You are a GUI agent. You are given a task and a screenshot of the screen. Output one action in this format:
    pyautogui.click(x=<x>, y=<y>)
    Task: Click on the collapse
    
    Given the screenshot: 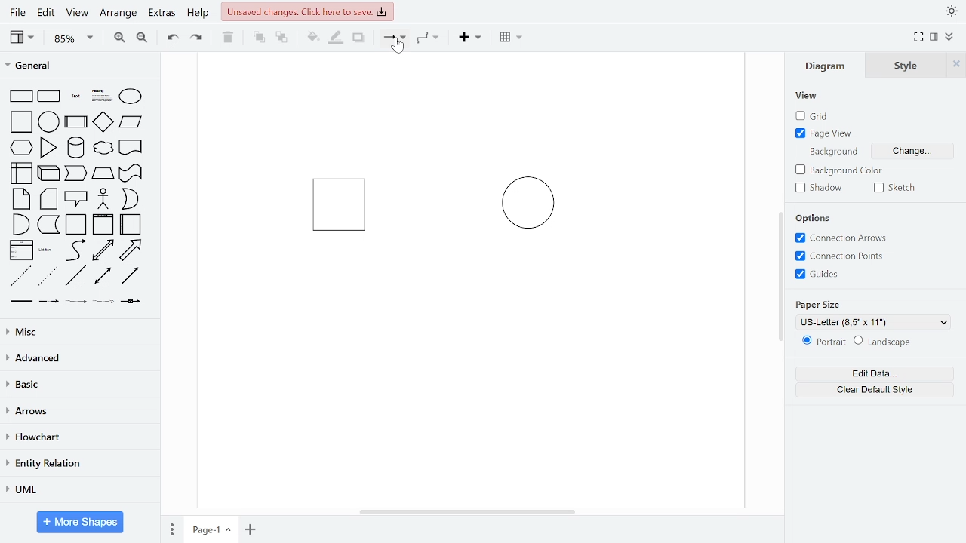 What is the action you would take?
    pyautogui.click(x=951, y=38)
    